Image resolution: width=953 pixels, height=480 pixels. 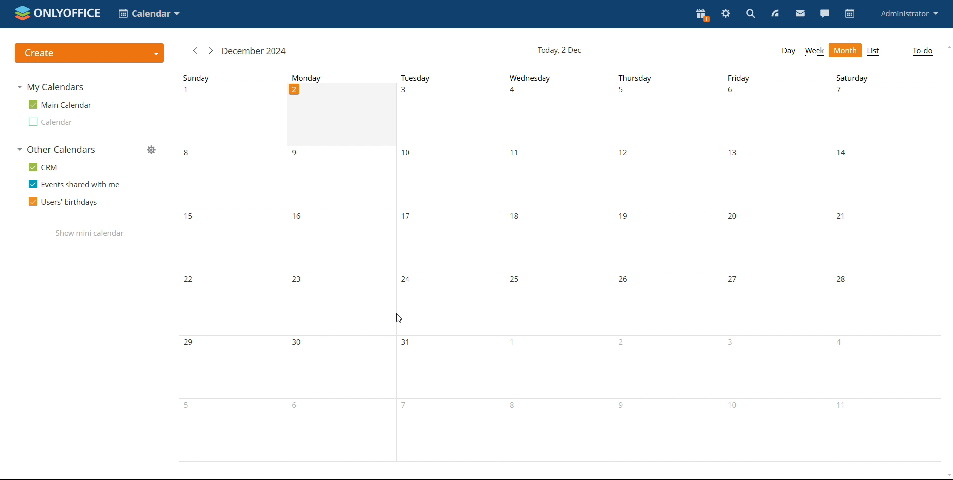 What do you see at coordinates (776, 15) in the screenshot?
I see `feed` at bounding box center [776, 15].